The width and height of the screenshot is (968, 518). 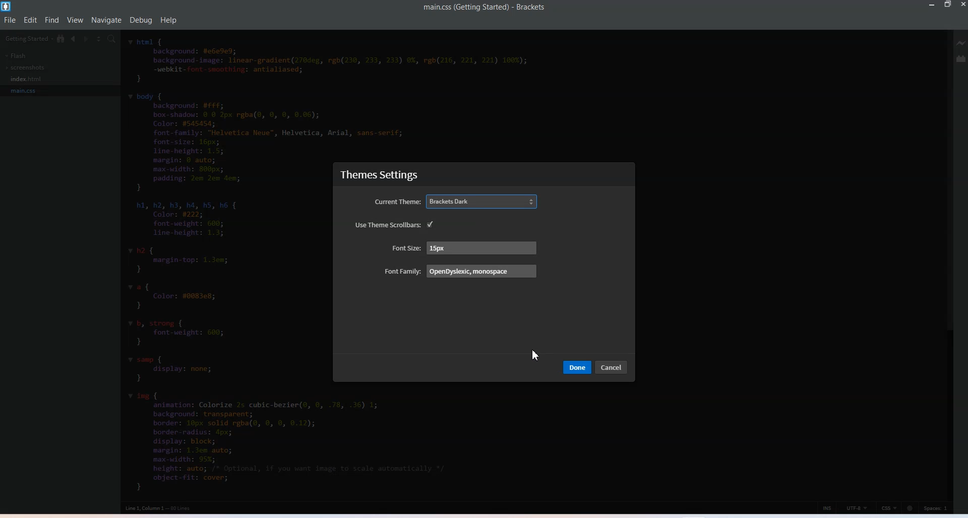 I want to click on Help, so click(x=168, y=20).